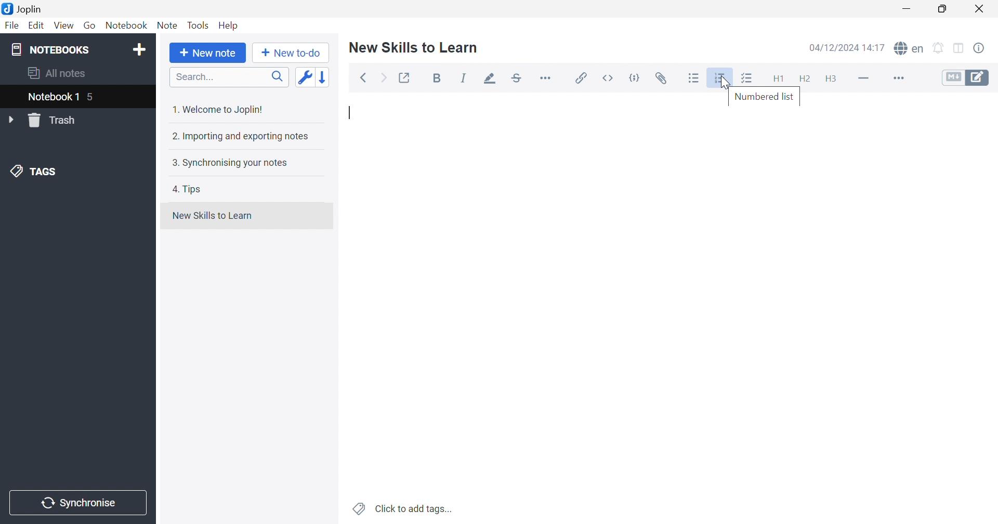  I want to click on Minimize, so click(910, 9).